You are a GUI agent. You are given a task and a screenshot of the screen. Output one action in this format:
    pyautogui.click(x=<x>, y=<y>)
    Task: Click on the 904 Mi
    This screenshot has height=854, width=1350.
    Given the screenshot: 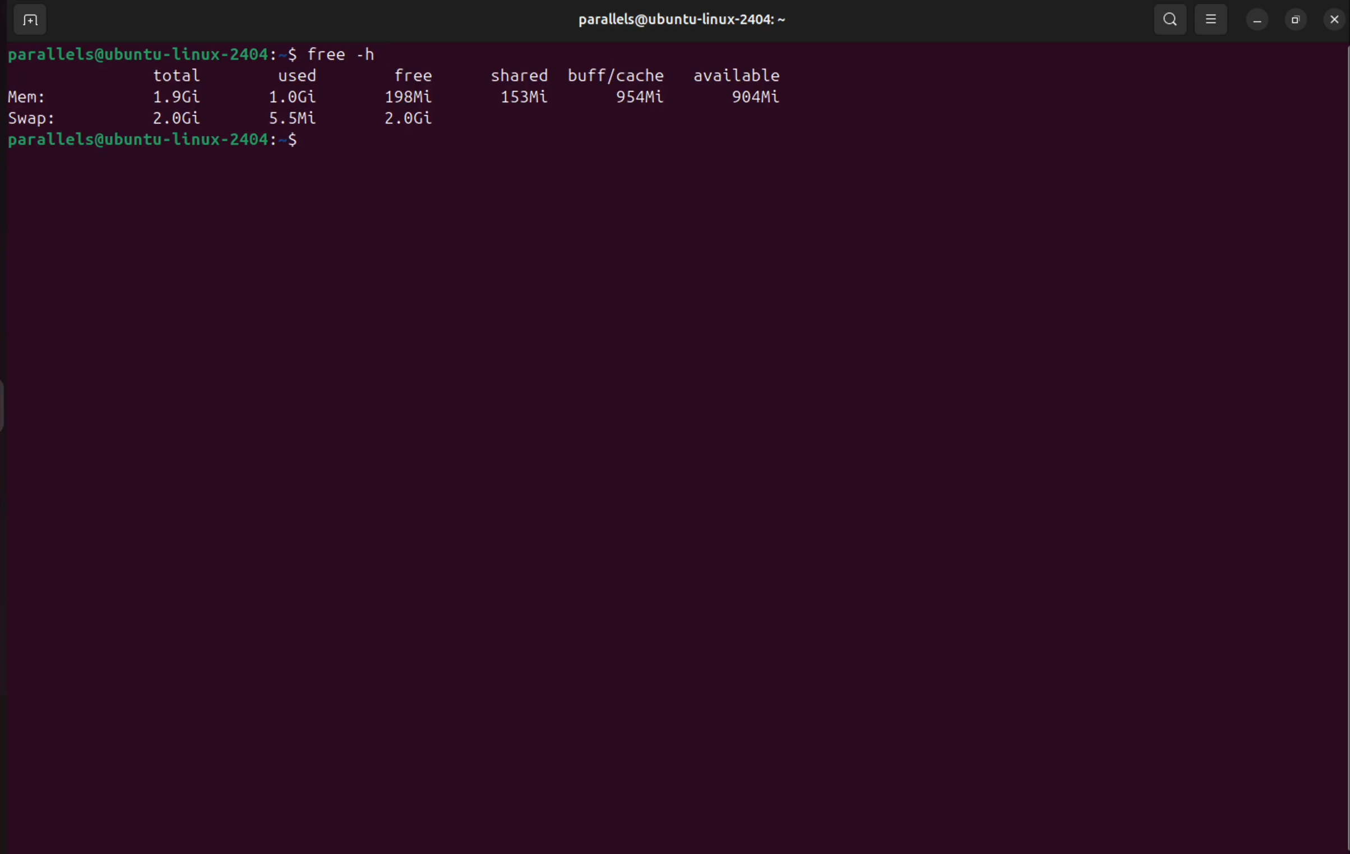 What is the action you would take?
    pyautogui.click(x=756, y=99)
    